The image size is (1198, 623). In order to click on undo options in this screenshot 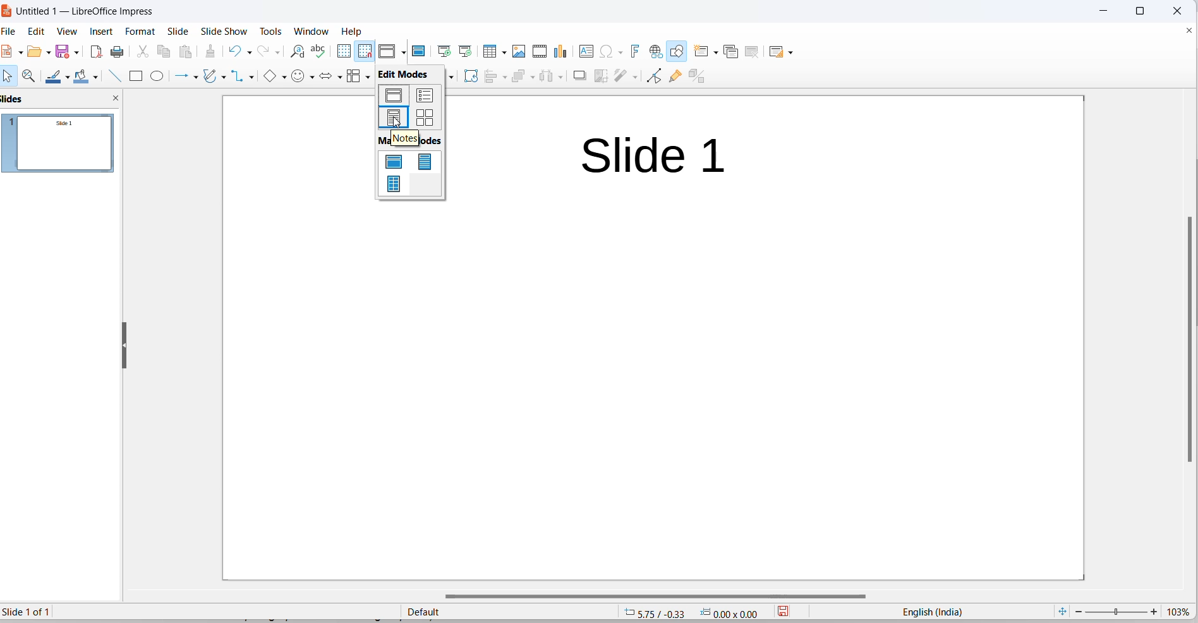, I will do `click(249, 52)`.